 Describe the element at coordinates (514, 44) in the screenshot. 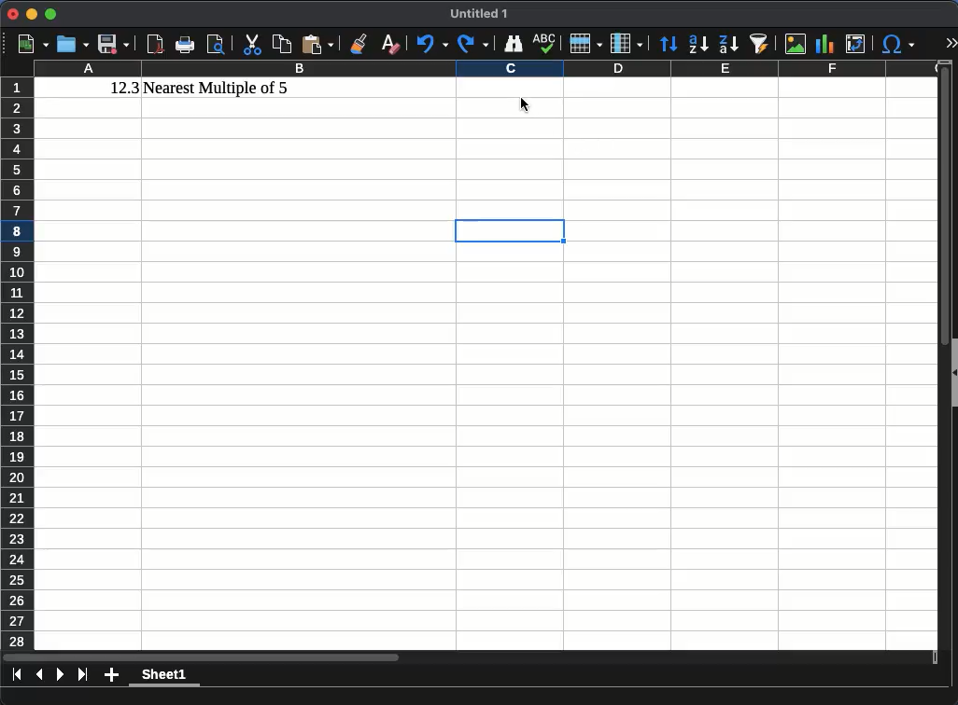

I see `finder` at that location.